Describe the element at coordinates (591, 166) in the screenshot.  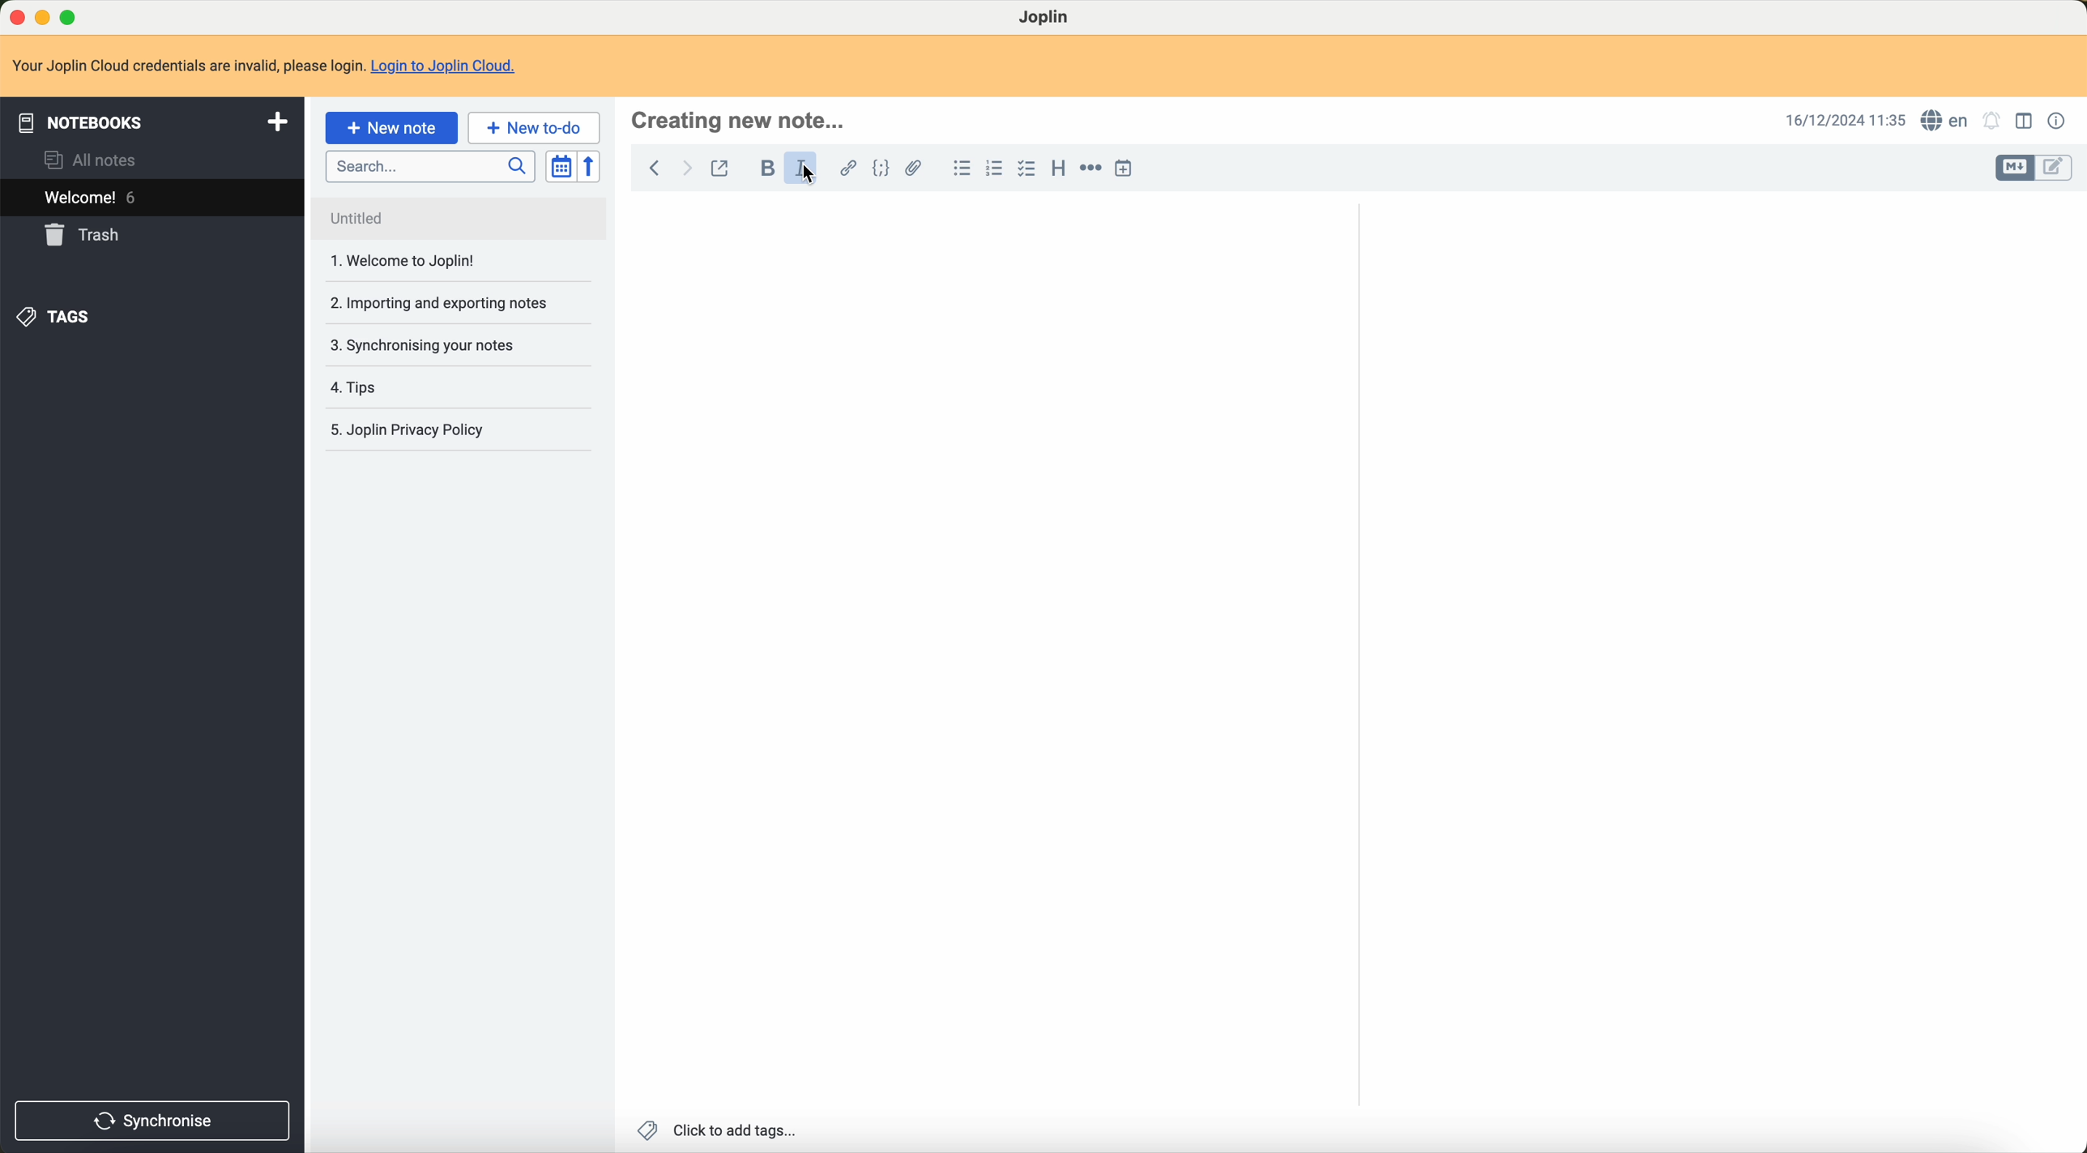
I see `reverse sort order` at that location.